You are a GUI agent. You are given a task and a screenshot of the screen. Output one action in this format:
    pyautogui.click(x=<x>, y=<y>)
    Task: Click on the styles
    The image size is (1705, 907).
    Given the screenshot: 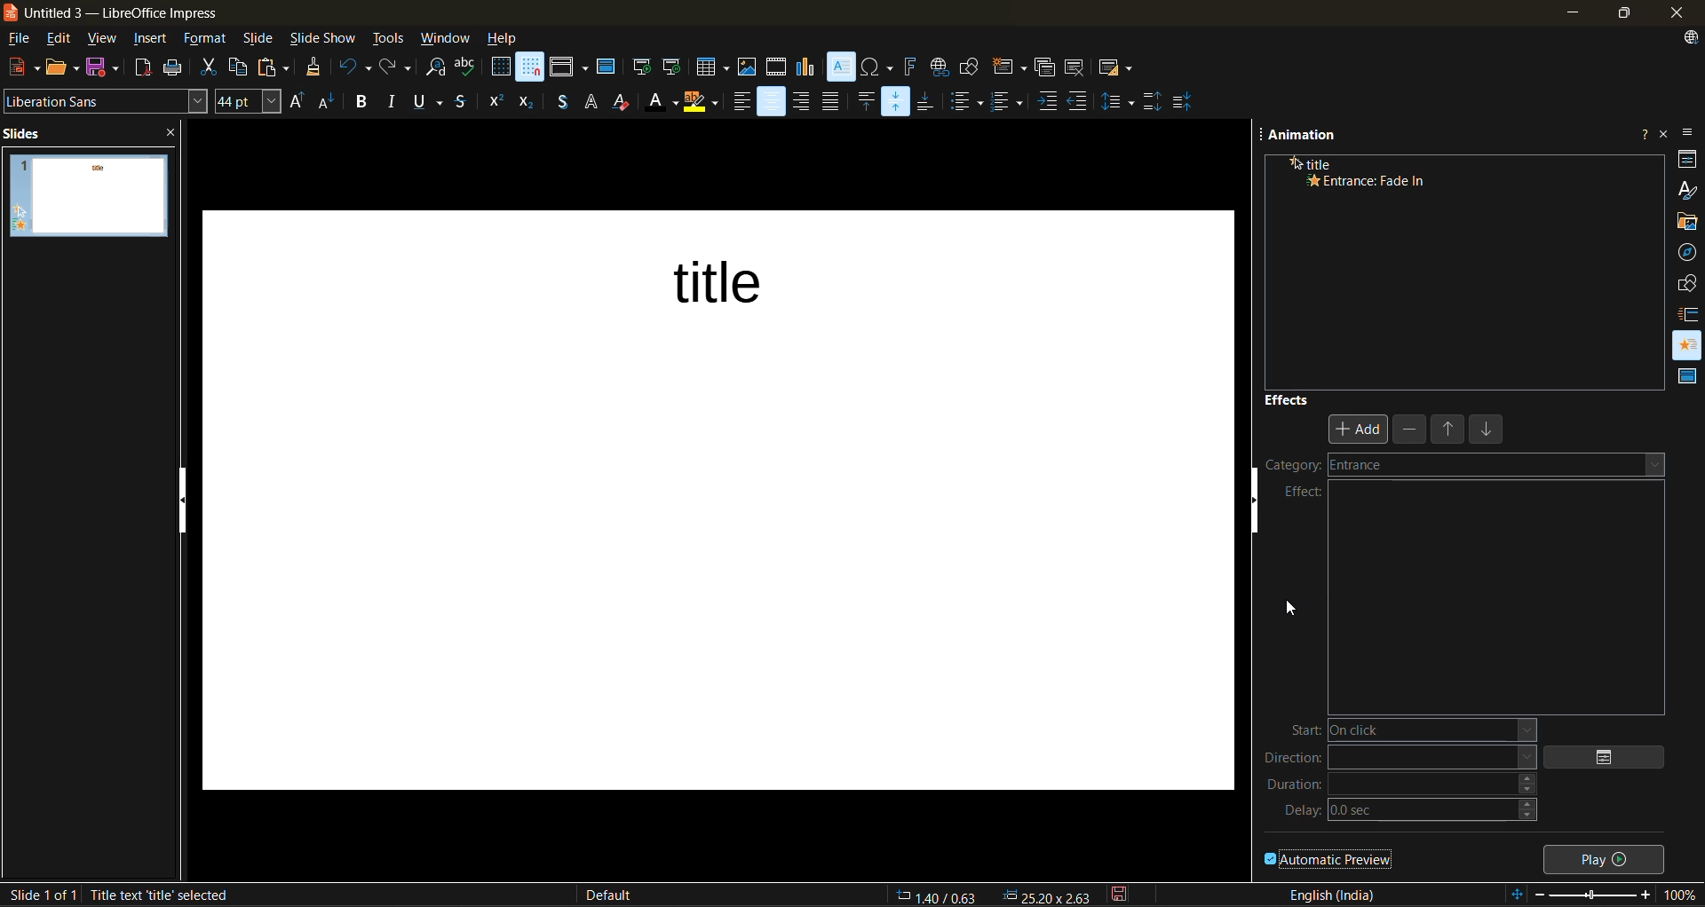 What is the action you would take?
    pyautogui.click(x=1688, y=188)
    